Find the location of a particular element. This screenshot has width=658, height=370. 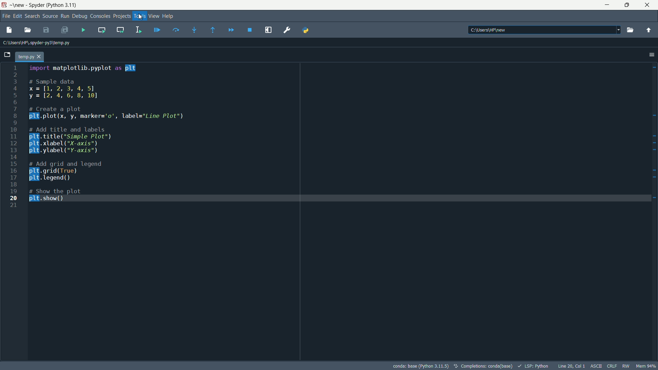

debug is located at coordinates (80, 16).